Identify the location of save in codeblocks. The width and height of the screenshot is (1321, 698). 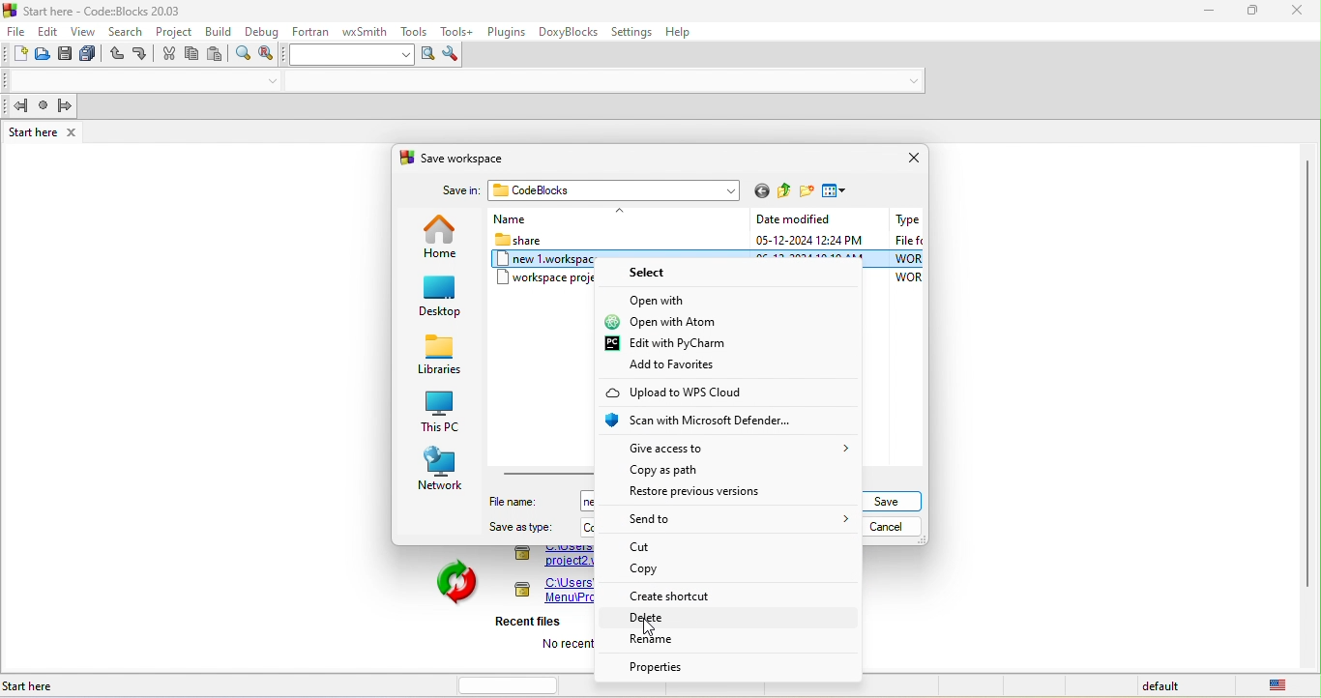
(585, 191).